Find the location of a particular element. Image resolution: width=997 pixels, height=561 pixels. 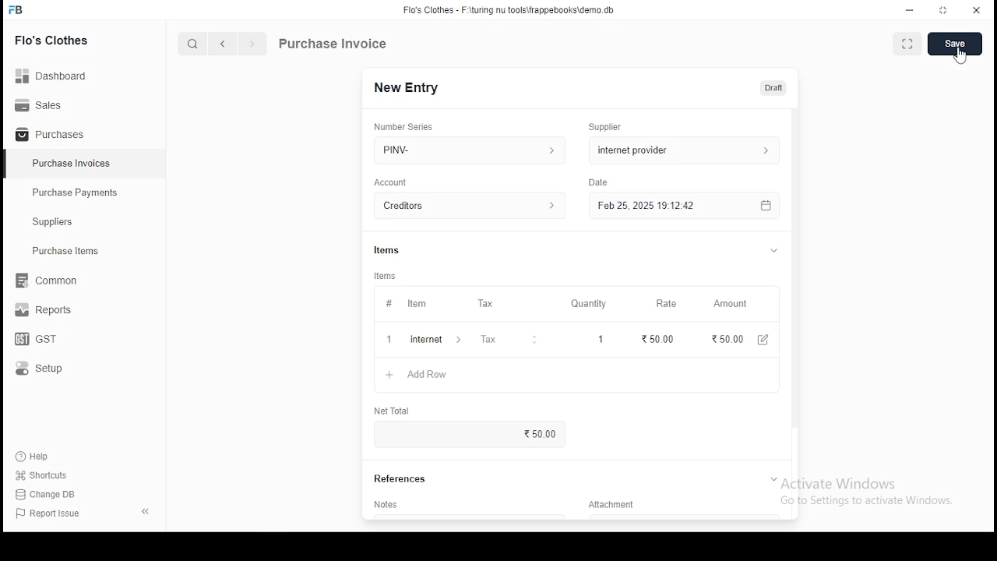

previous is located at coordinates (224, 44).